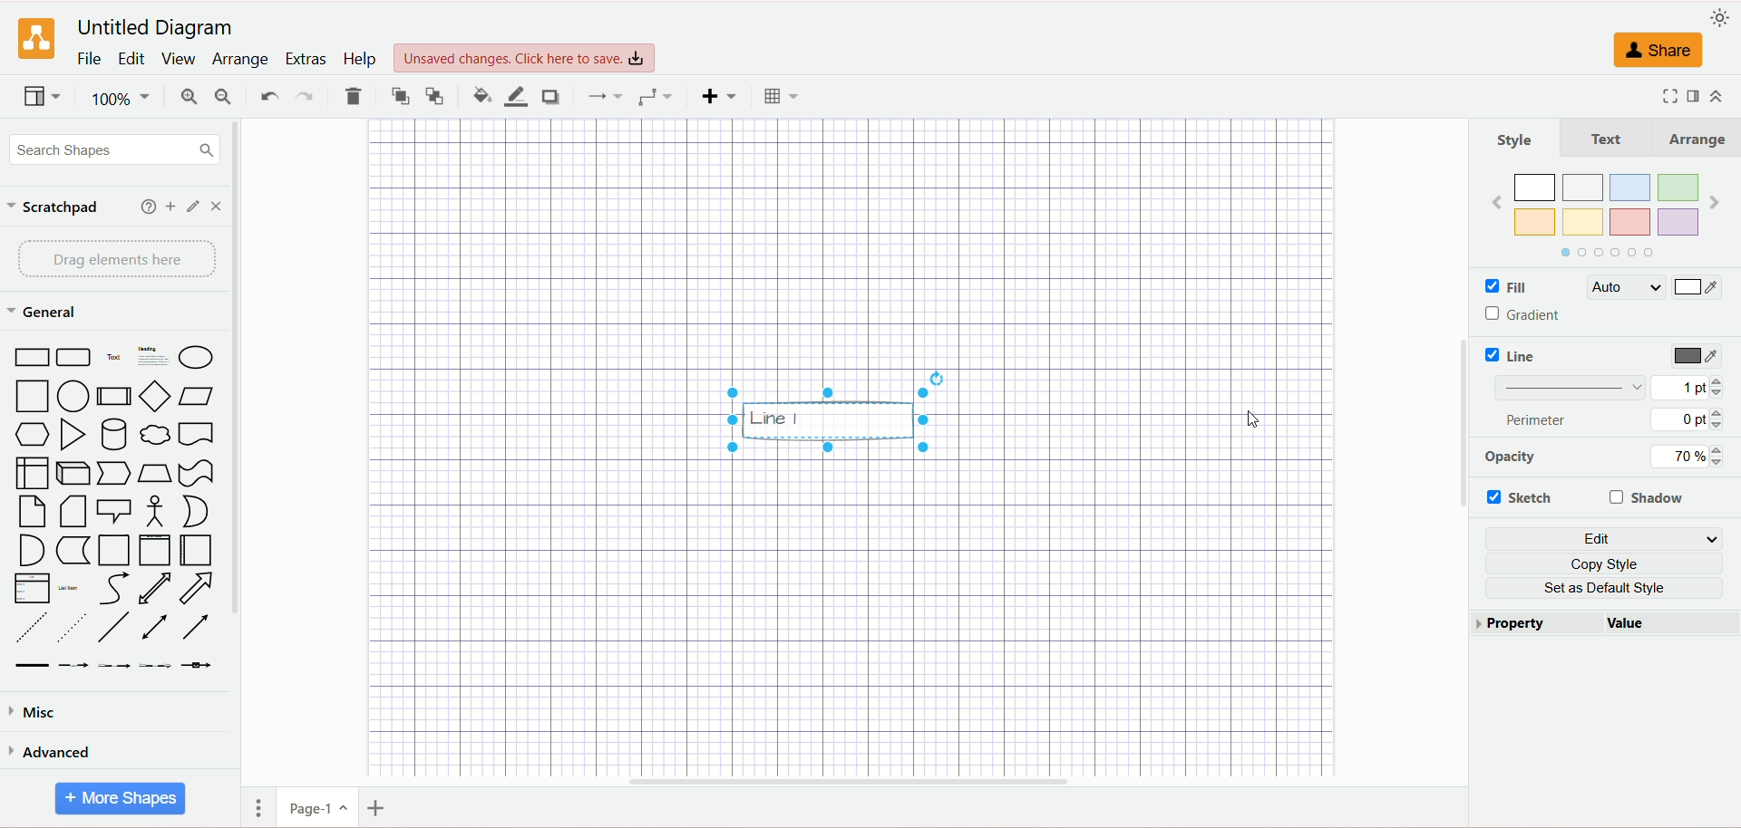  Describe the element at coordinates (1657, 52) in the screenshot. I see `share` at that location.